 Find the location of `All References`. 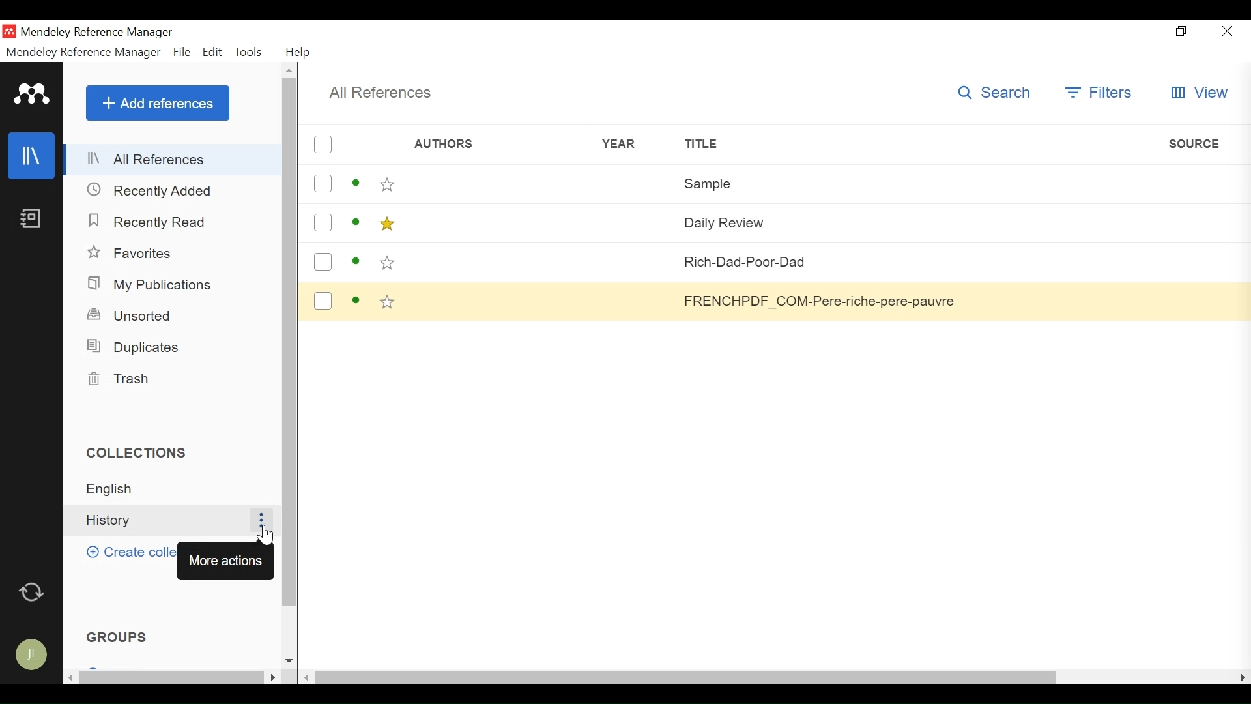

All References is located at coordinates (380, 93).